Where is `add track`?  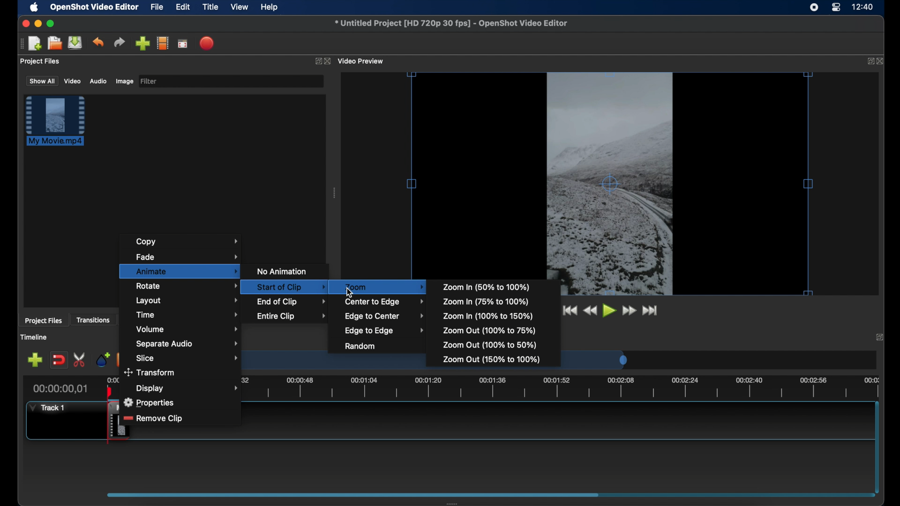 add track is located at coordinates (35, 360).